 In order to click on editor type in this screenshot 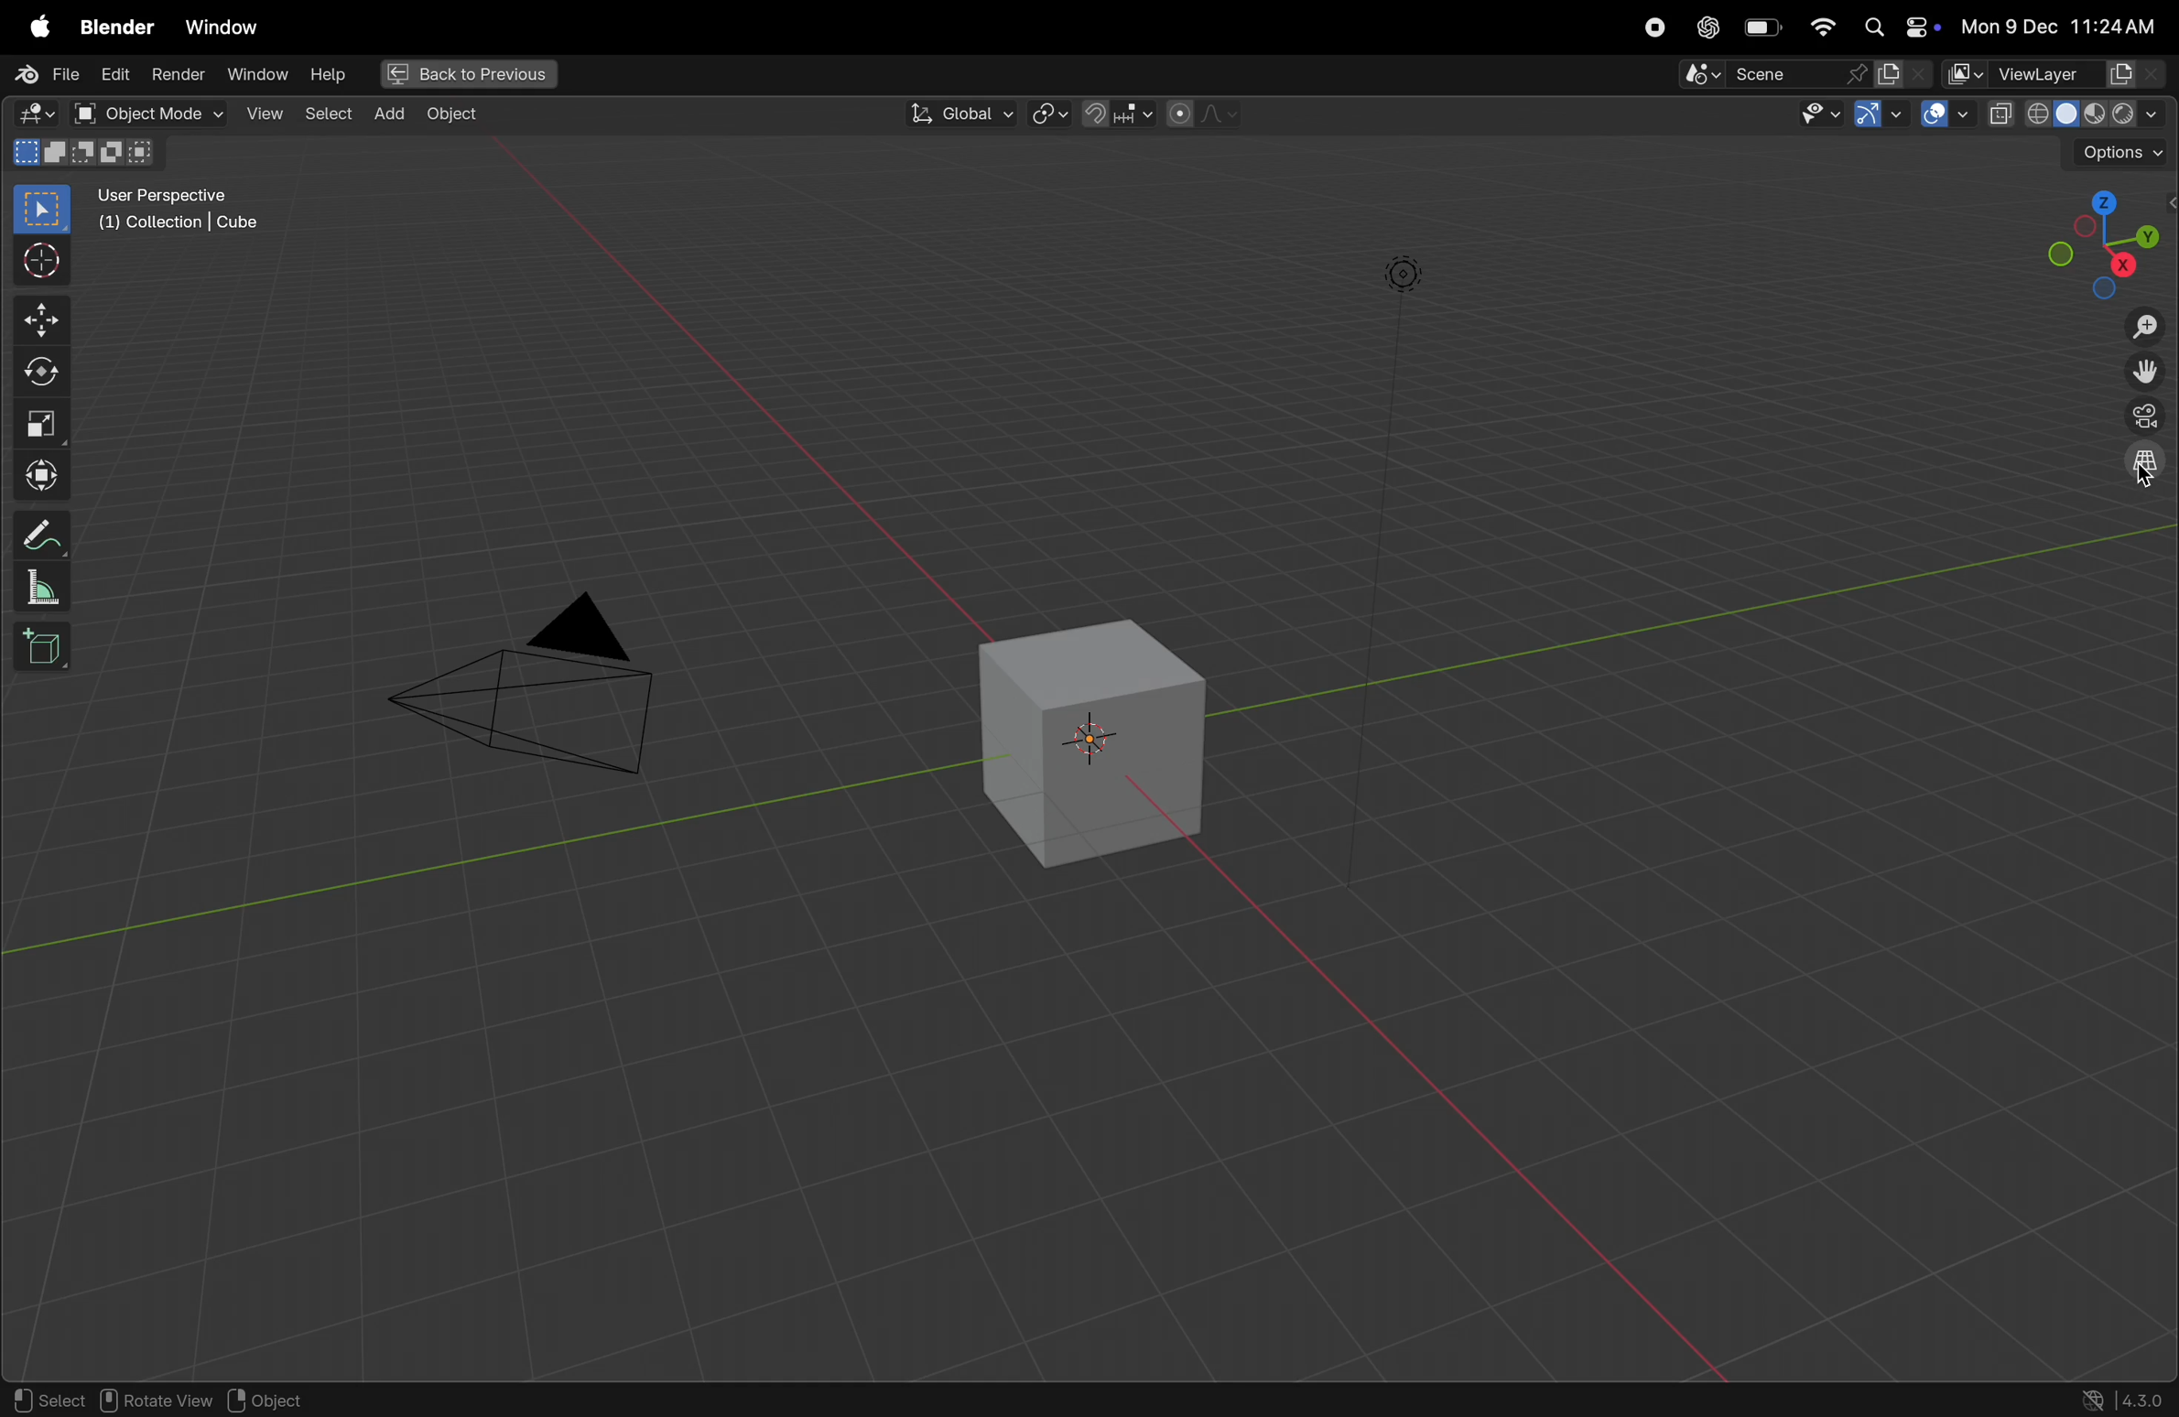, I will do `click(36, 114)`.